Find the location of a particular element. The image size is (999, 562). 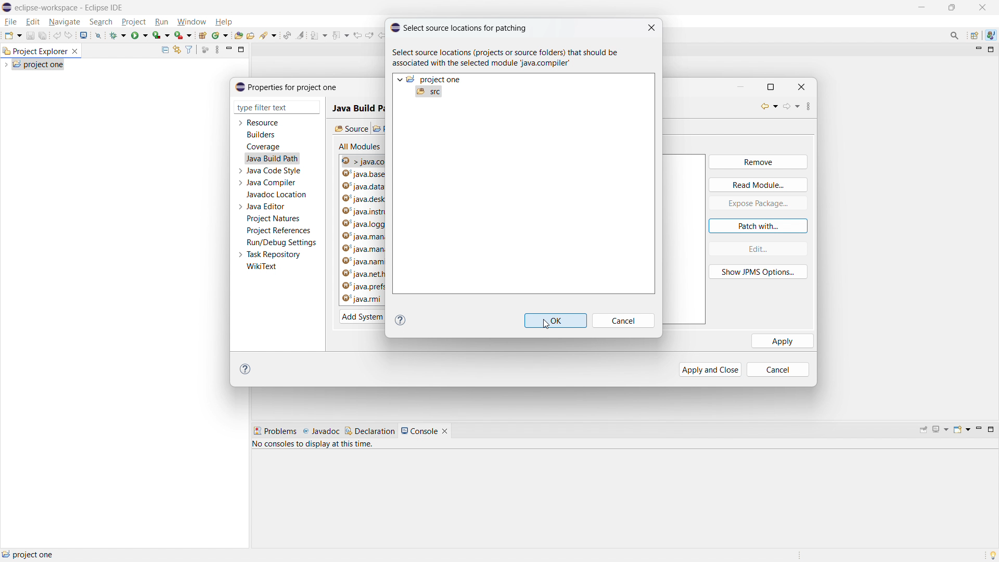

skip all breakpoint is located at coordinates (98, 34).